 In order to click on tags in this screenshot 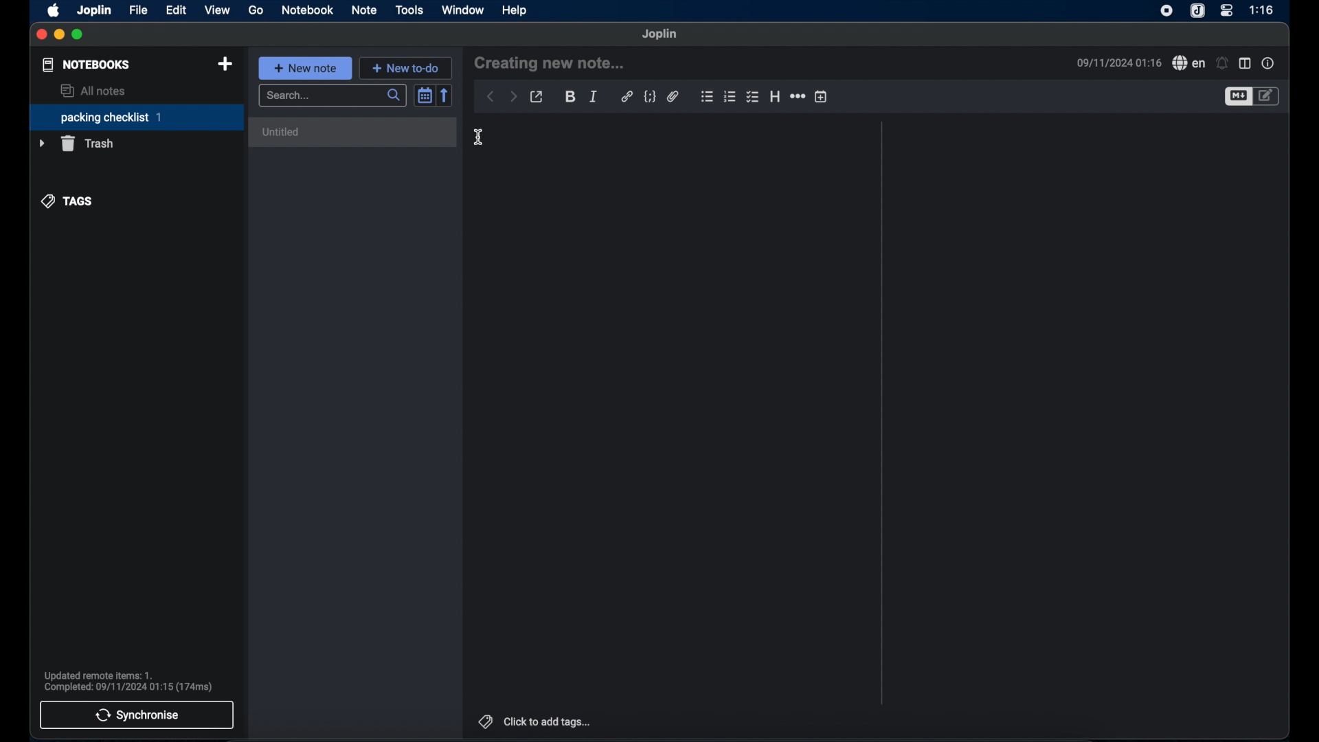, I will do `click(67, 202)`.